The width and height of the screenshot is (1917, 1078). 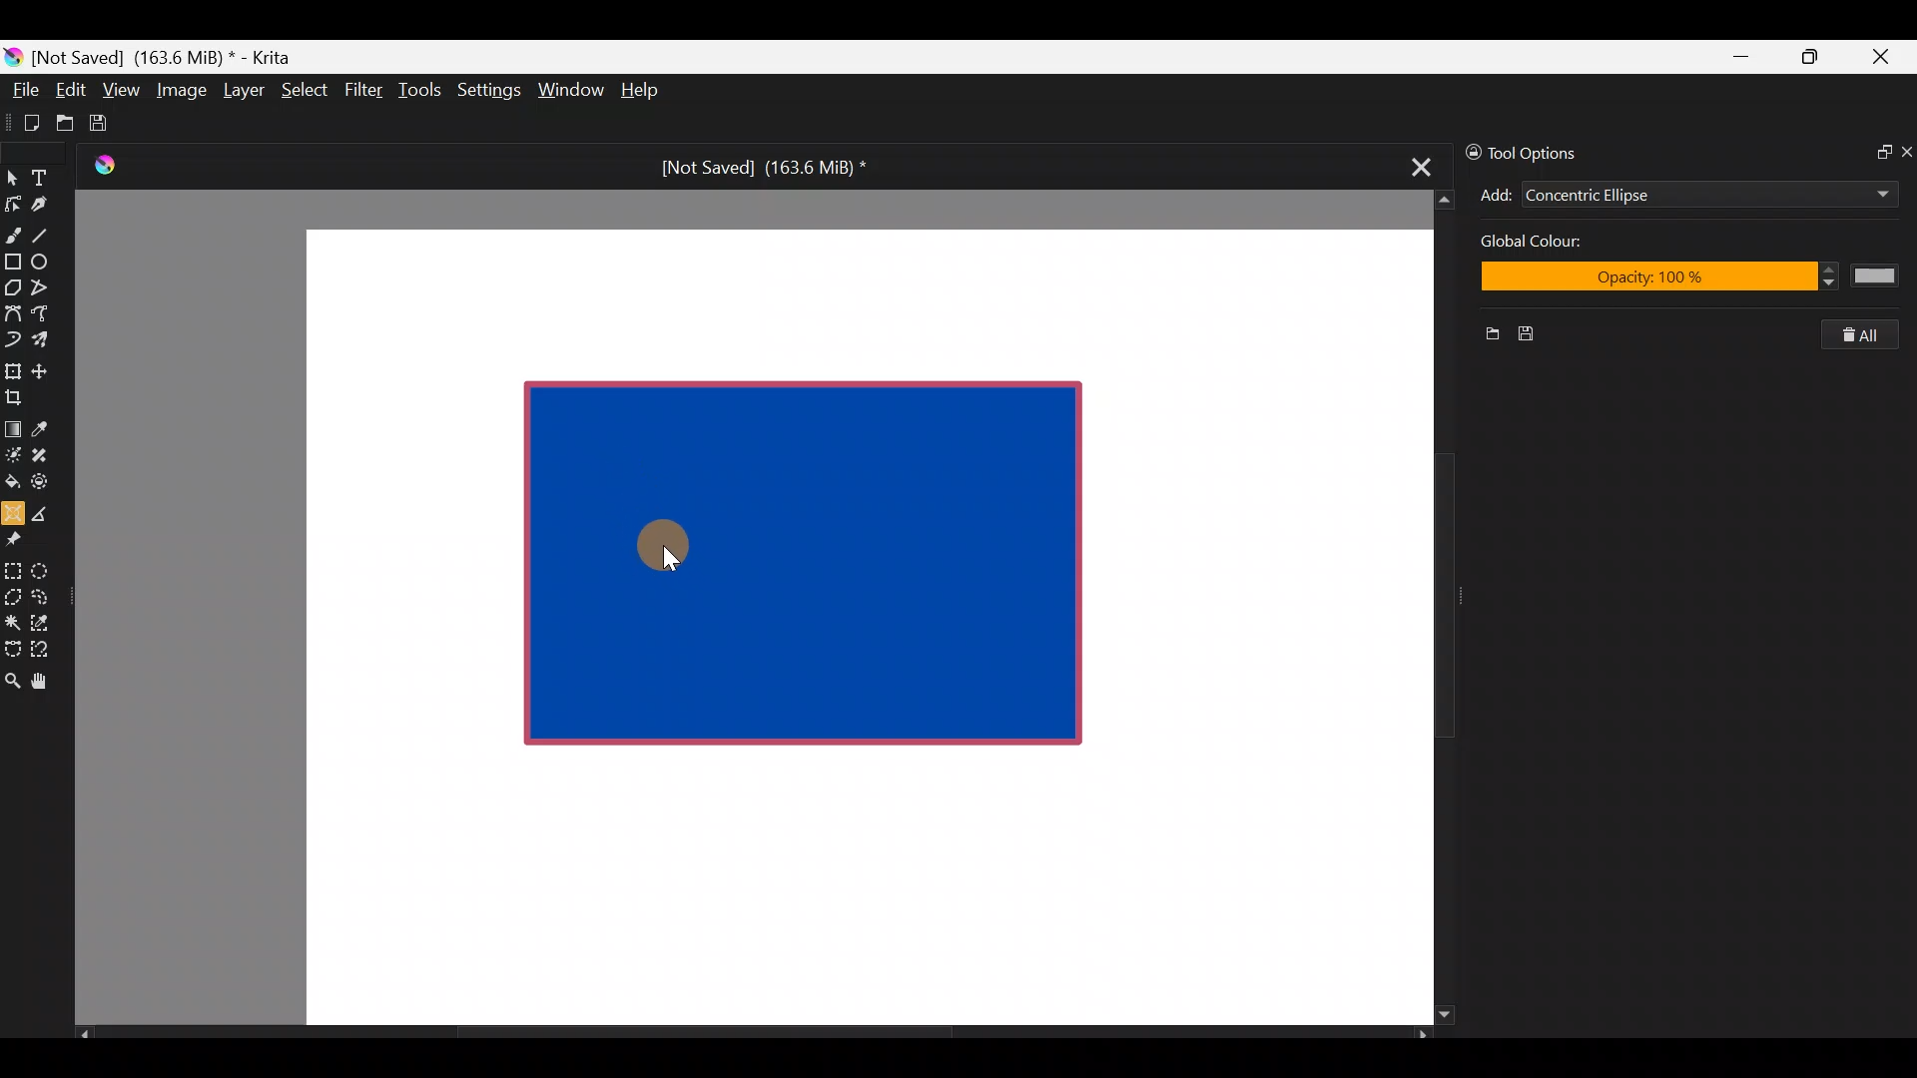 What do you see at coordinates (12, 647) in the screenshot?
I see `Bezier curve selection tool` at bounding box center [12, 647].